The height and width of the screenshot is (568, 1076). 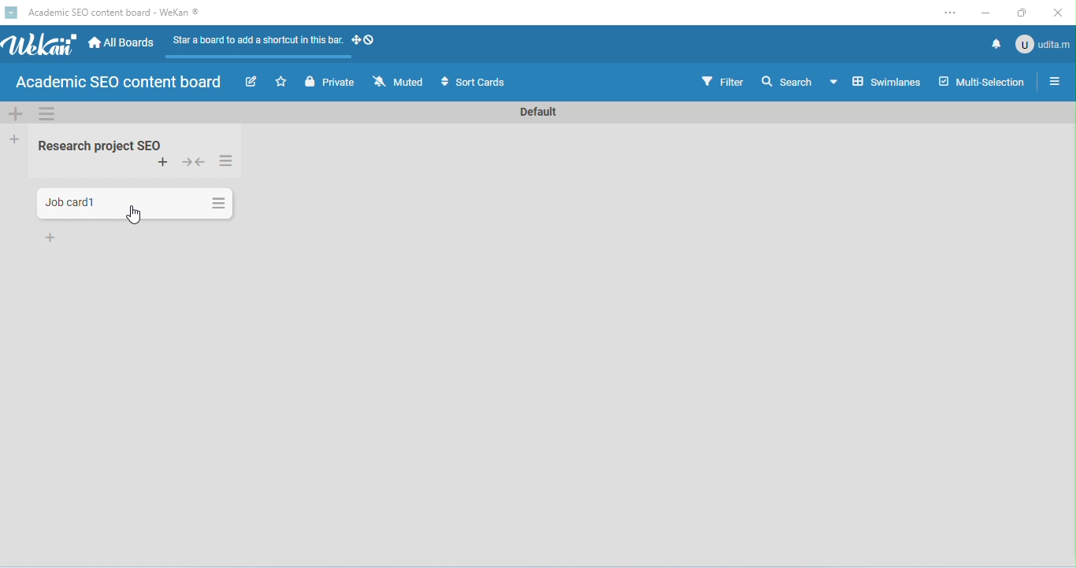 What do you see at coordinates (332, 82) in the screenshot?
I see `private` at bounding box center [332, 82].